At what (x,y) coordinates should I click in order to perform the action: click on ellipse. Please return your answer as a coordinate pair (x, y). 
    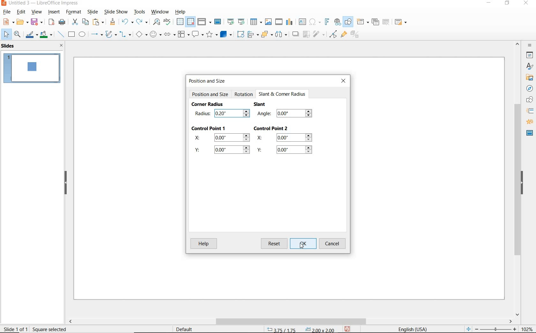
    Looking at the image, I should click on (82, 34).